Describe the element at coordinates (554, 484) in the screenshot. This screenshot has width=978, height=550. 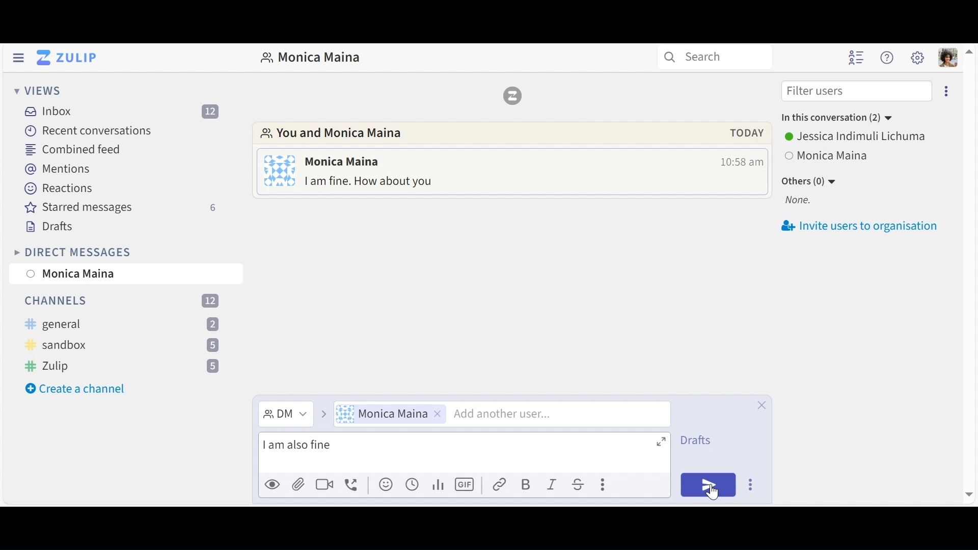
I see `Italics` at that location.